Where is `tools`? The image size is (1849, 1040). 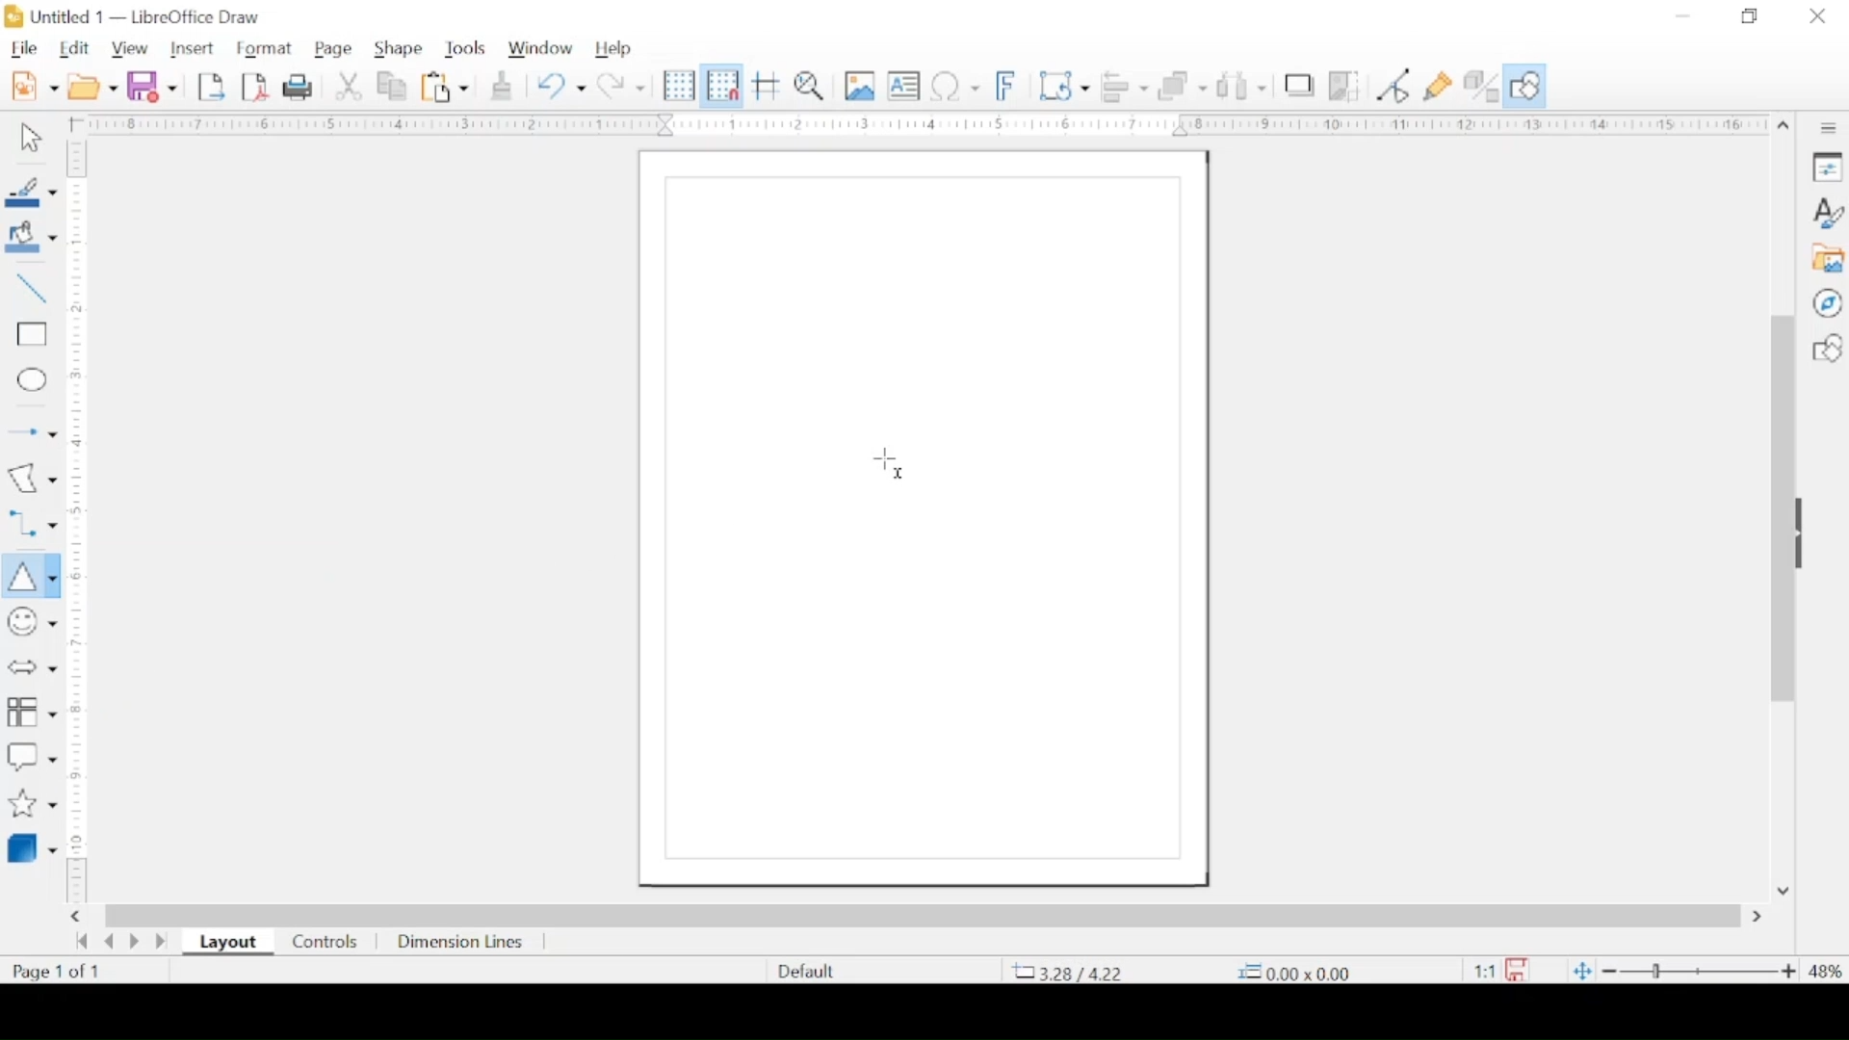
tools is located at coordinates (465, 48).